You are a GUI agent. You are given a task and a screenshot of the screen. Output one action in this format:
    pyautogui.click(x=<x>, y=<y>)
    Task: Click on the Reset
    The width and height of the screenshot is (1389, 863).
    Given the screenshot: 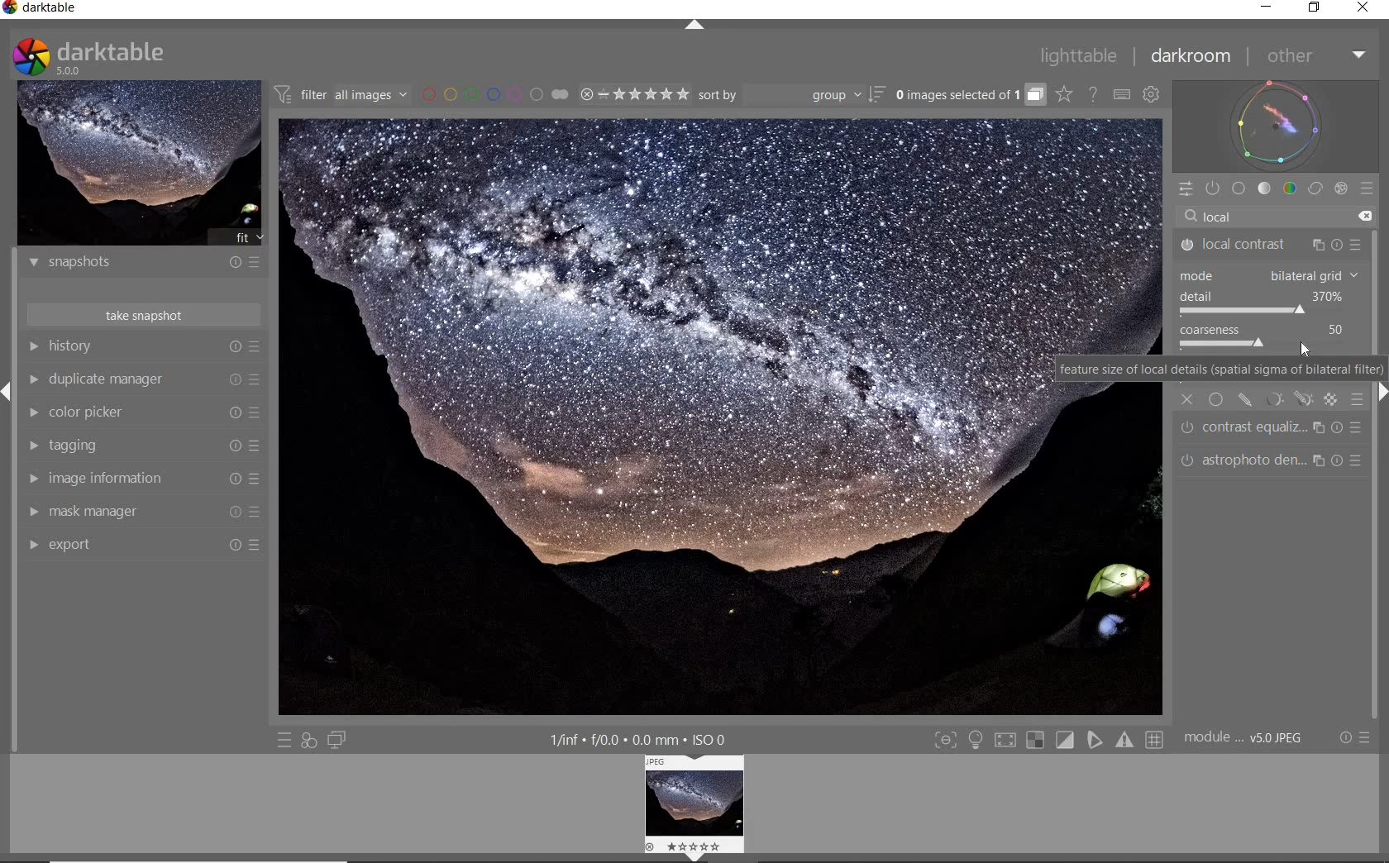 What is the action you would take?
    pyautogui.click(x=234, y=478)
    